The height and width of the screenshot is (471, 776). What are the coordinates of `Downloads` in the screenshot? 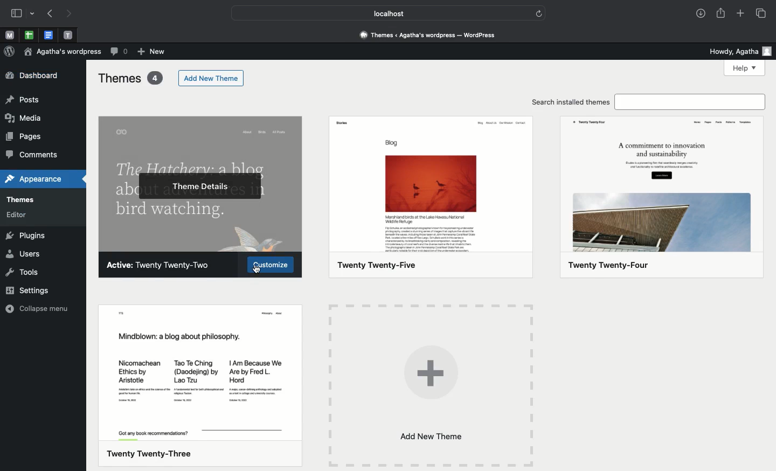 It's located at (702, 15).